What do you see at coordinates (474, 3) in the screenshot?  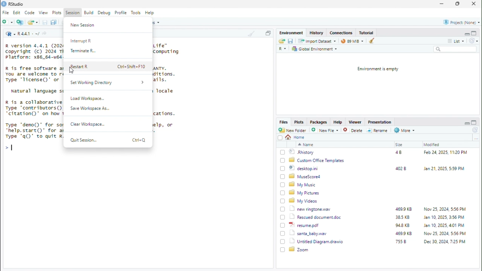 I see `close` at bounding box center [474, 3].